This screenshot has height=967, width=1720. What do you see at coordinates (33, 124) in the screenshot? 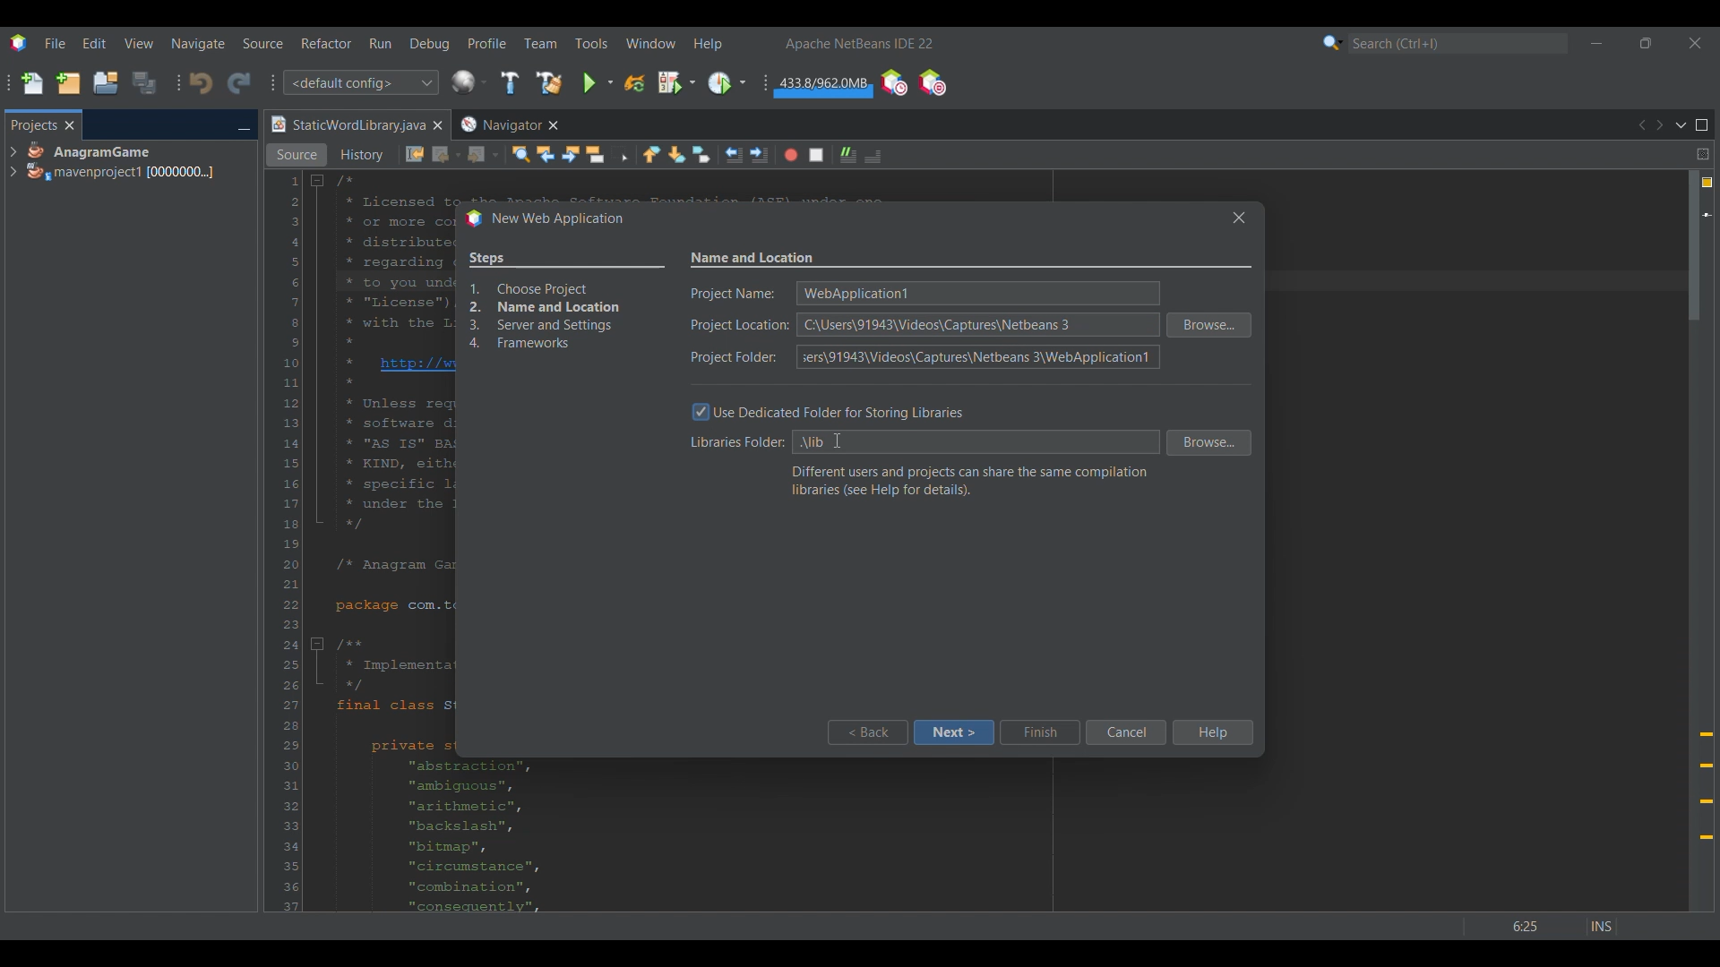
I see `Projects, current tab highlighted` at bounding box center [33, 124].